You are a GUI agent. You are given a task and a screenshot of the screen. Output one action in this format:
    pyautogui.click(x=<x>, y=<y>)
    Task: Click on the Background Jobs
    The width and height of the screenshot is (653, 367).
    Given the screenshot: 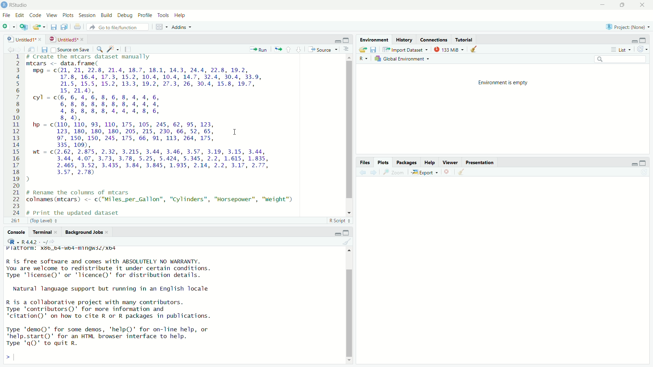 What is the action you would take?
    pyautogui.click(x=87, y=232)
    